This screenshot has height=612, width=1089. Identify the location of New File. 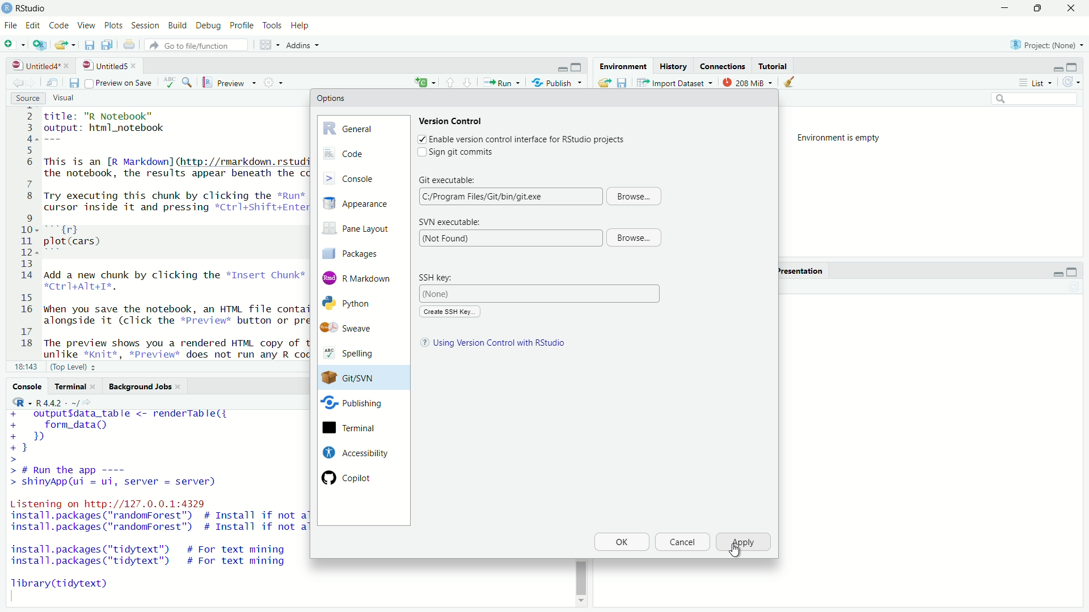
(15, 44).